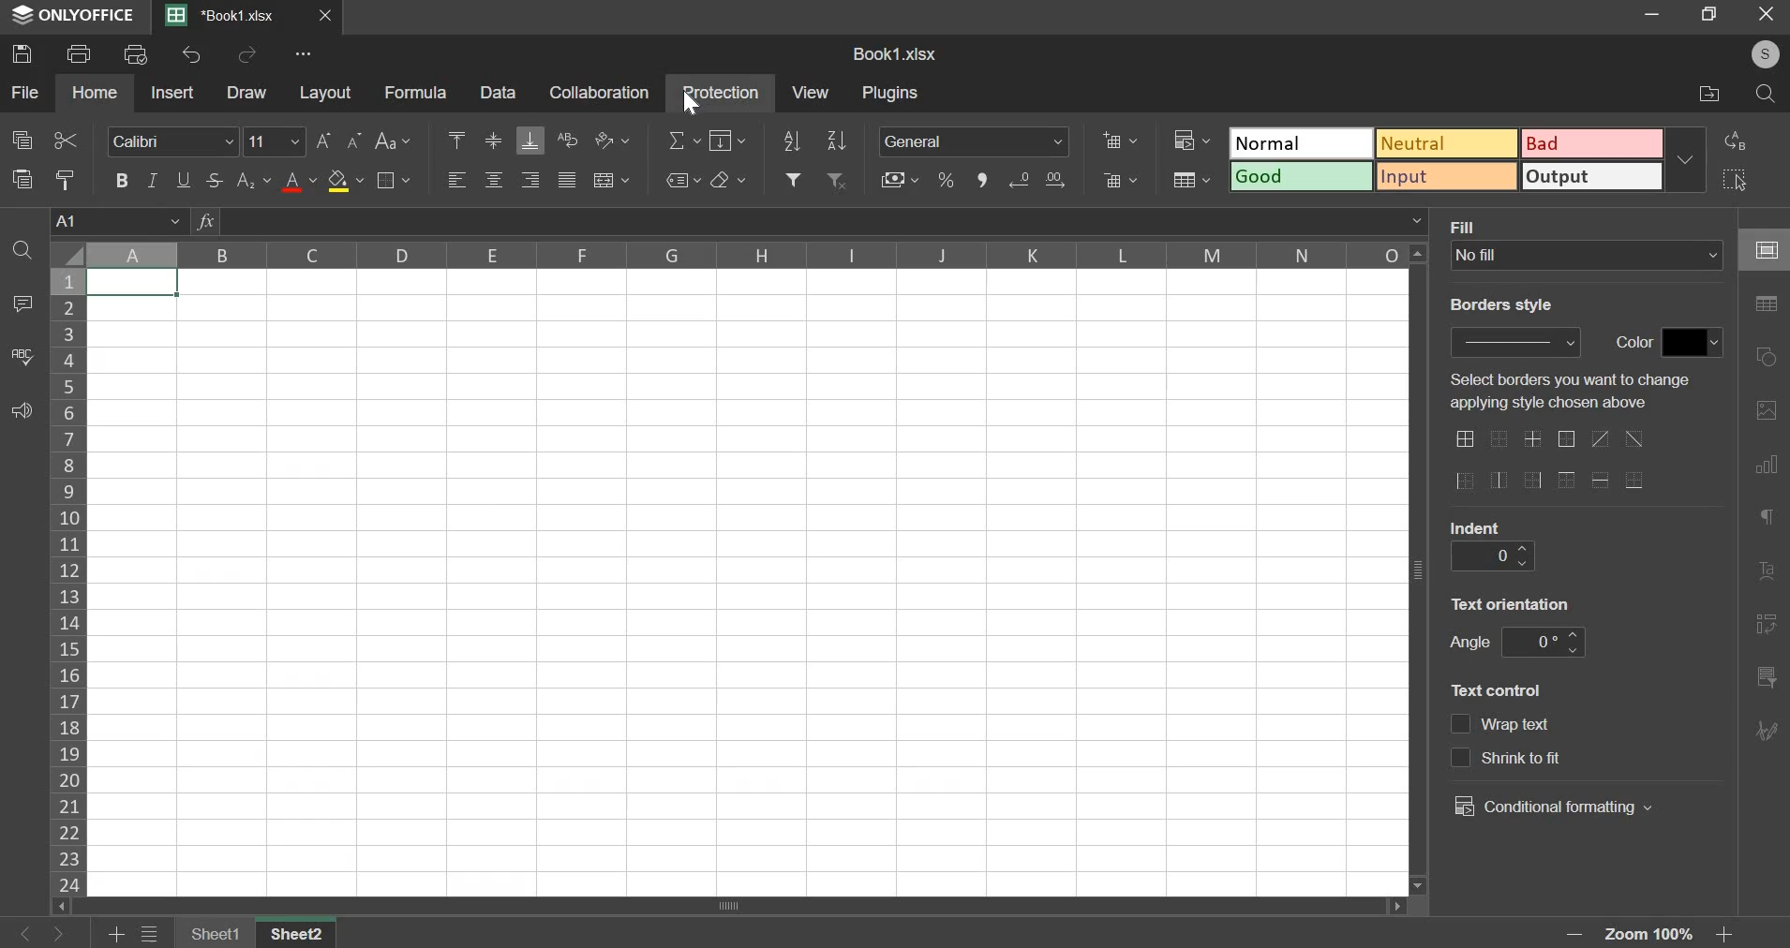 The width and height of the screenshot is (1790, 948). Describe the element at coordinates (530, 182) in the screenshot. I see `horizontal alignment` at that location.